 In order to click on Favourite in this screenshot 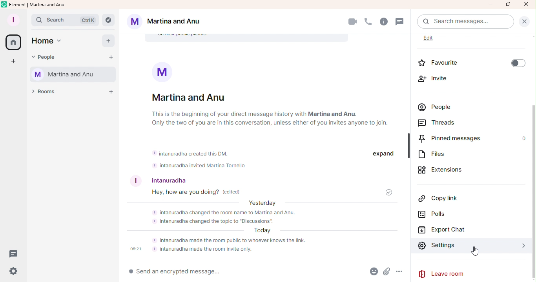, I will do `click(473, 61)`.